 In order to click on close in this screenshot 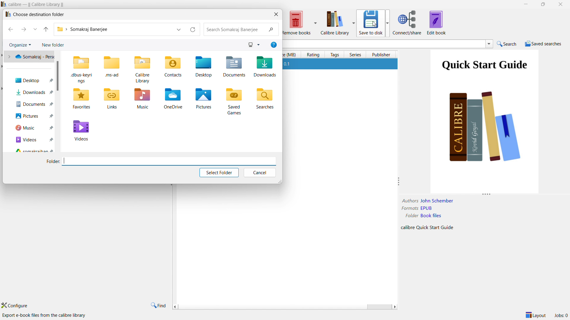, I will do `click(559, 4)`.